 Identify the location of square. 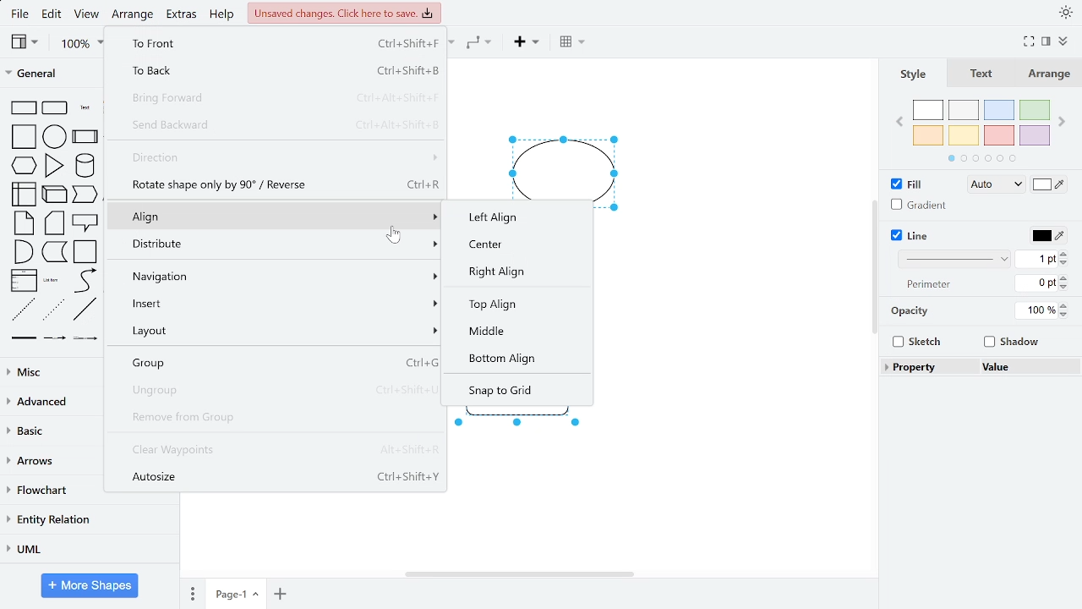
(23, 137).